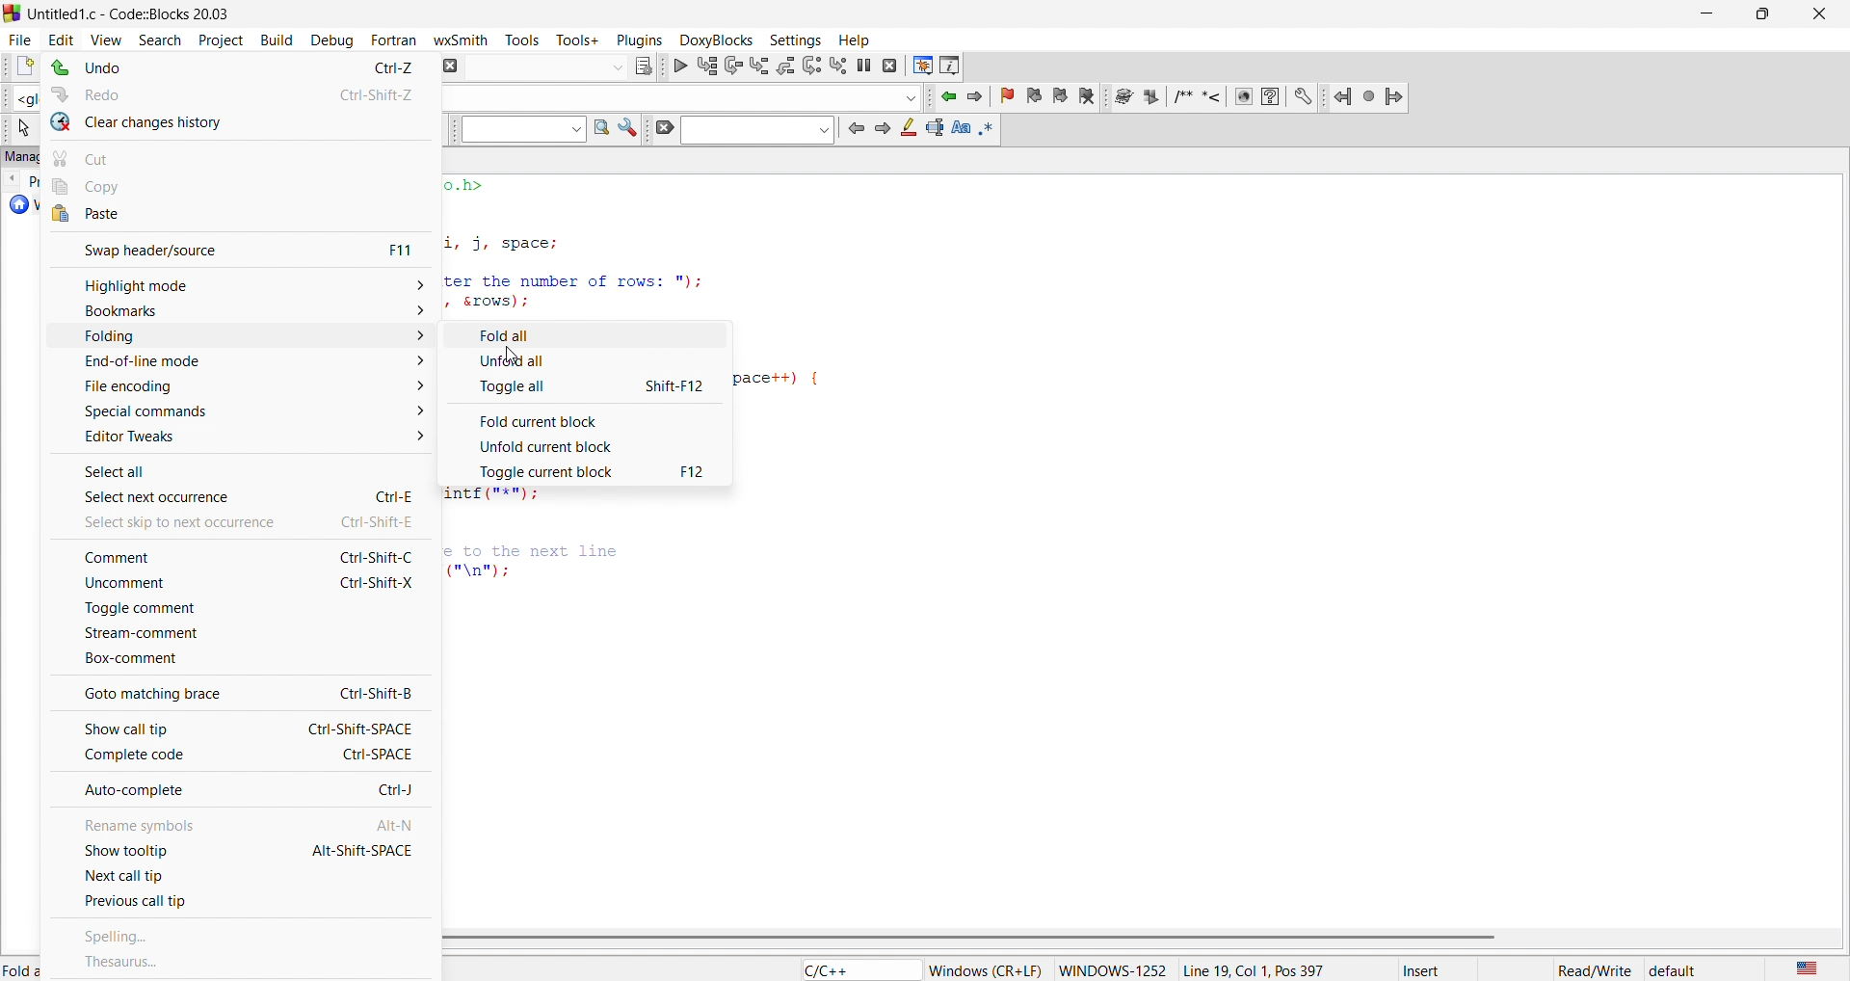 The width and height of the screenshot is (1850, 981). I want to click on spelling , so click(243, 938).